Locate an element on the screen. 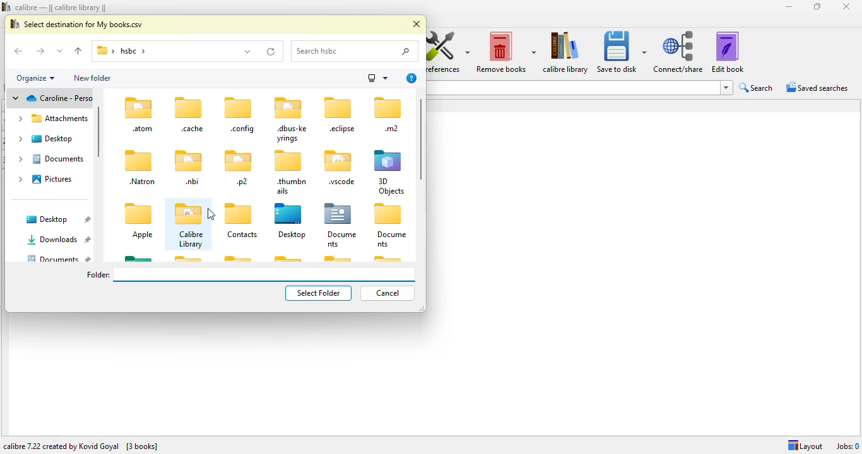  get help is located at coordinates (412, 78).